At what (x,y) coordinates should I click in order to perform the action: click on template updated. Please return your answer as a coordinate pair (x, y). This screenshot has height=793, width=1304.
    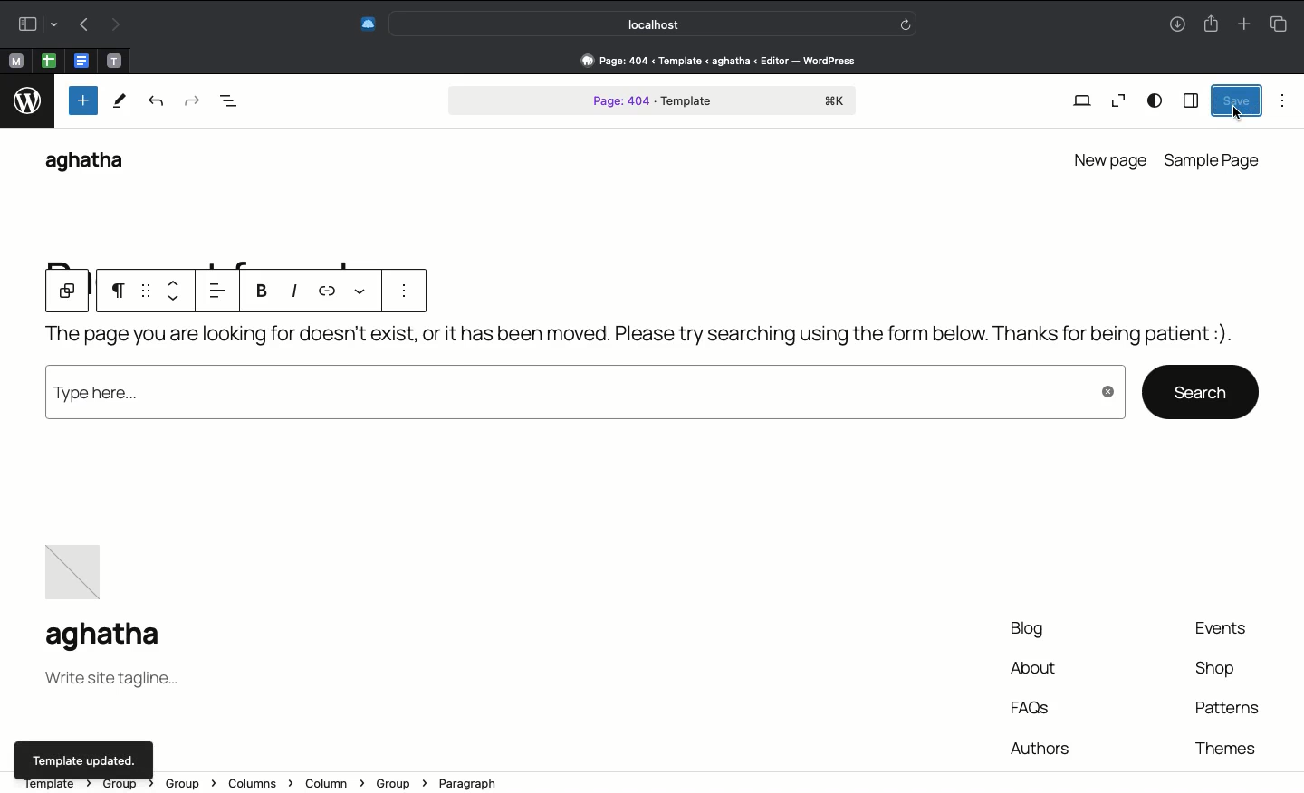
    Looking at the image, I should click on (82, 759).